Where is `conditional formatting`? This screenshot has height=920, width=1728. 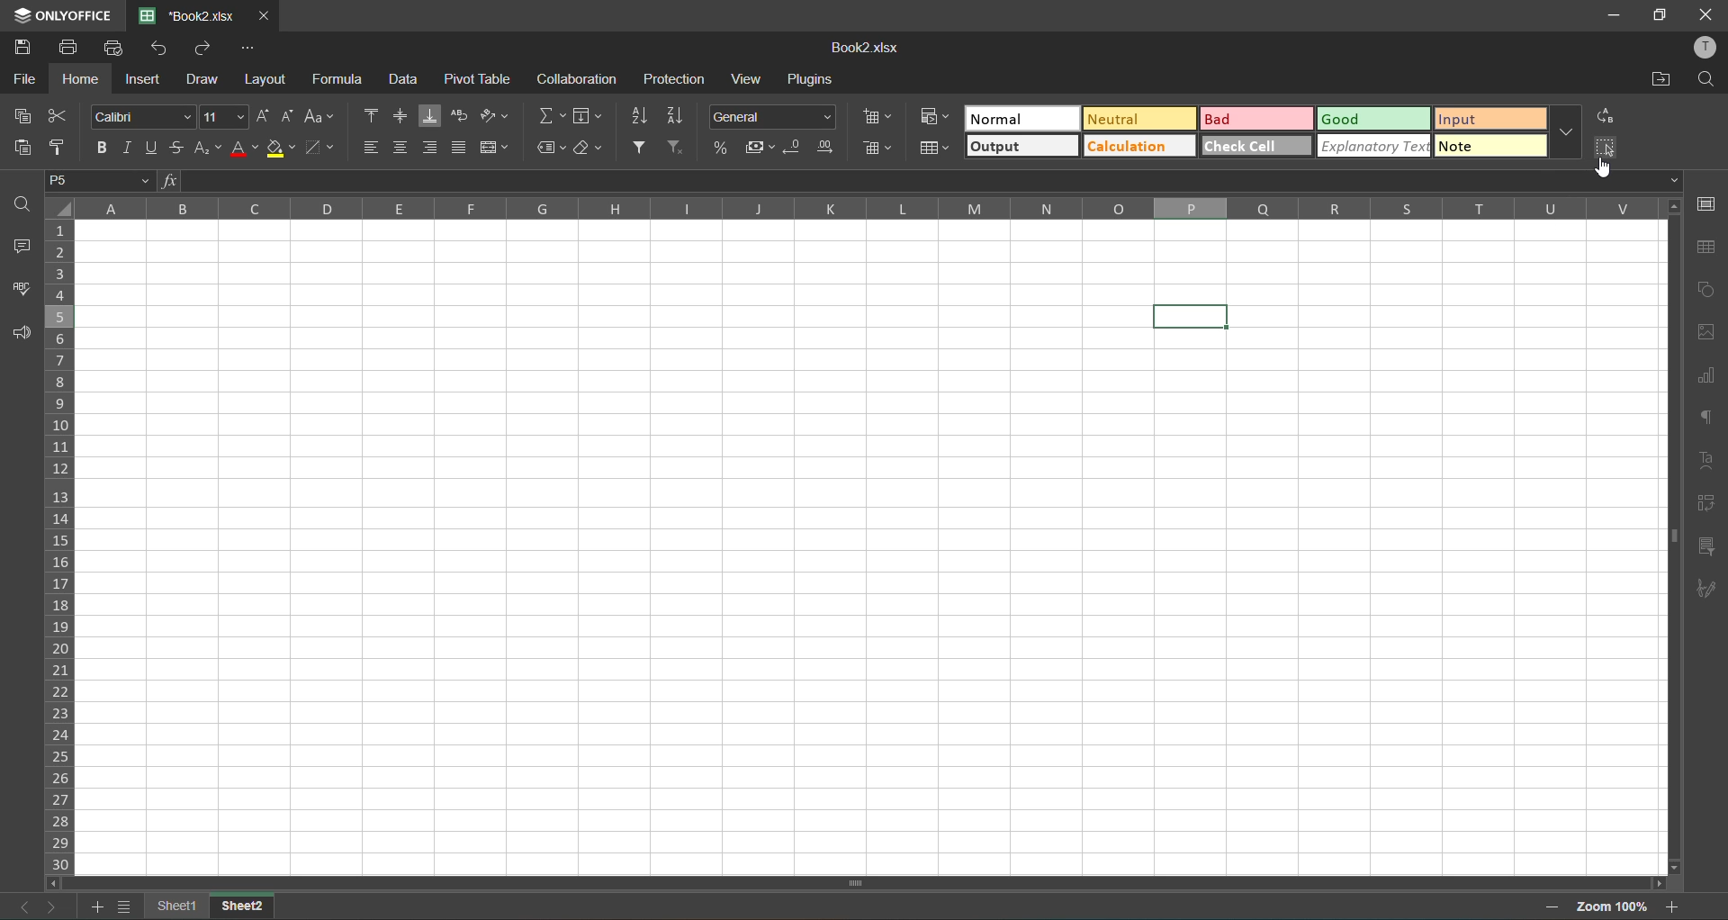 conditional formatting is located at coordinates (931, 116).